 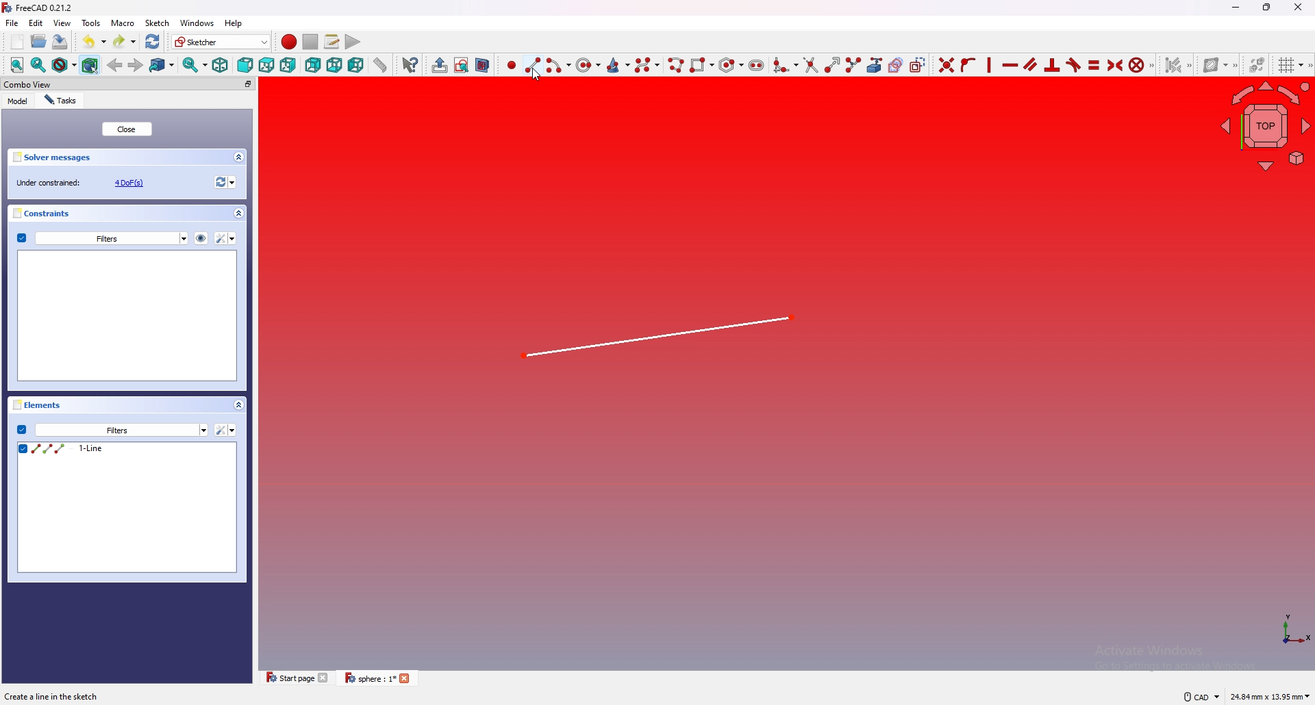 I want to click on Create B-spline, so click(x=648, y=64).